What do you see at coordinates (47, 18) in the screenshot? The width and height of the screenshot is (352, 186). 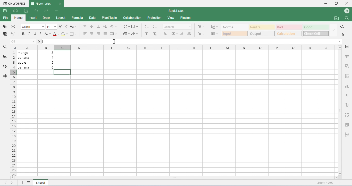 I see `draw` at bounding box center [47, 18].